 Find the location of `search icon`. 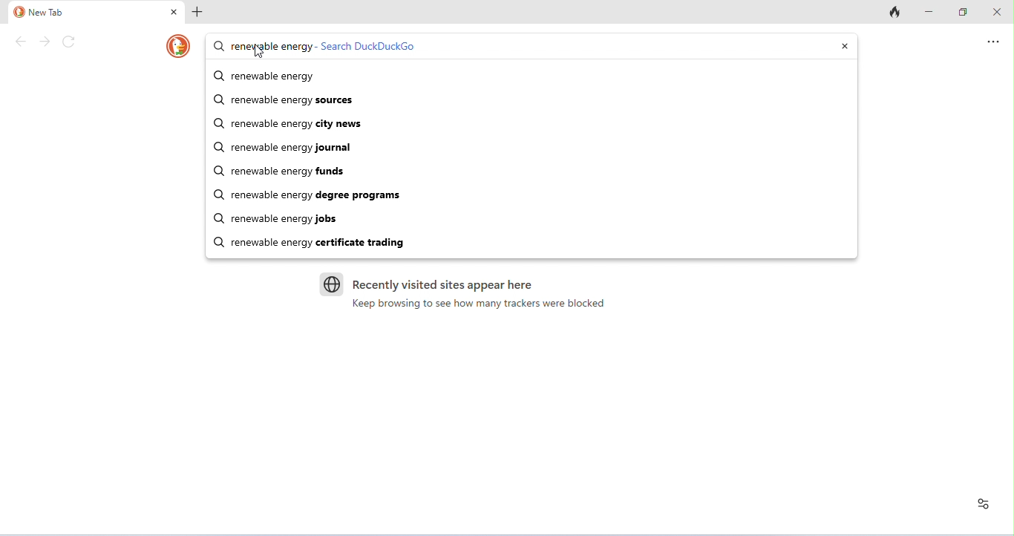

search icon is located at coordinates (216, 122).